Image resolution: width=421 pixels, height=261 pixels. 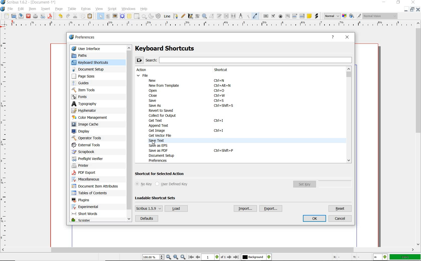 I want to click on system logo, so click(x=3, y=9).